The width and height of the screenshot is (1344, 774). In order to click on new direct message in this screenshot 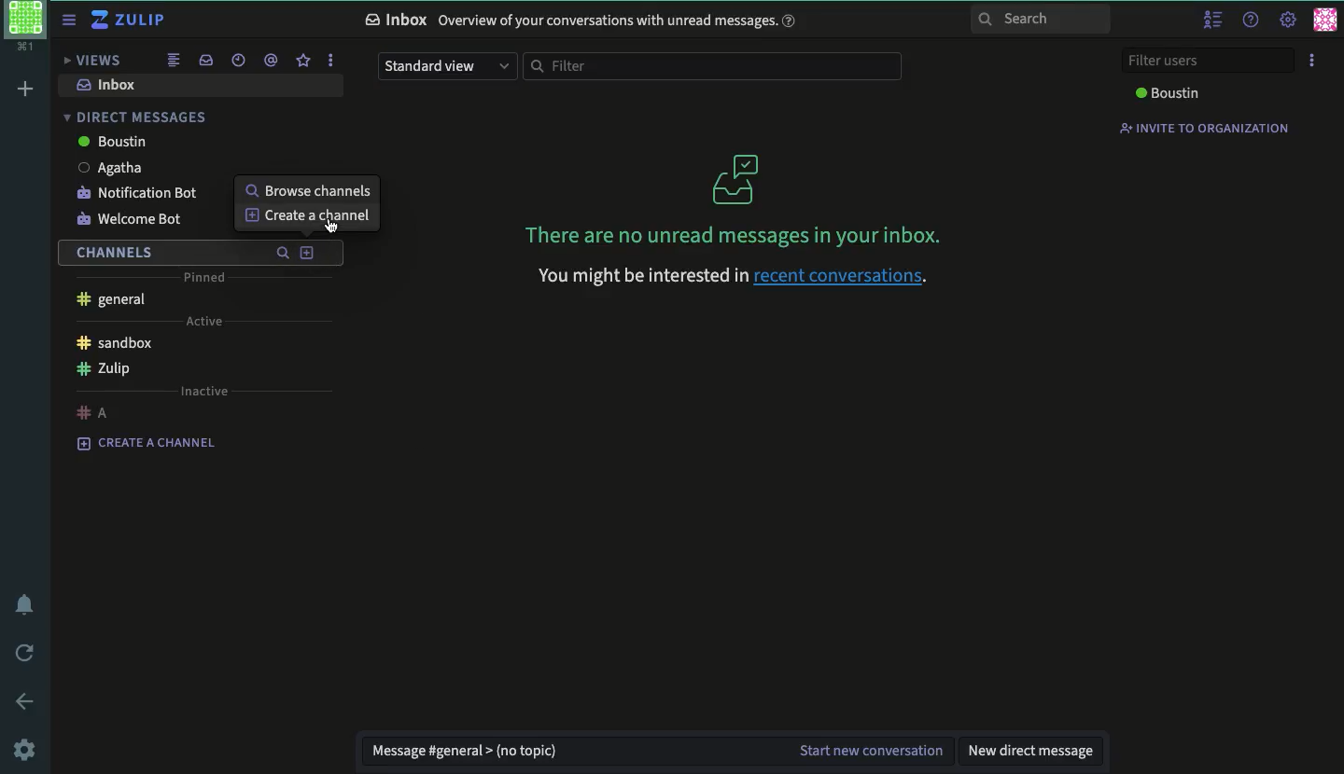, I will do `click(1032, 750)`.